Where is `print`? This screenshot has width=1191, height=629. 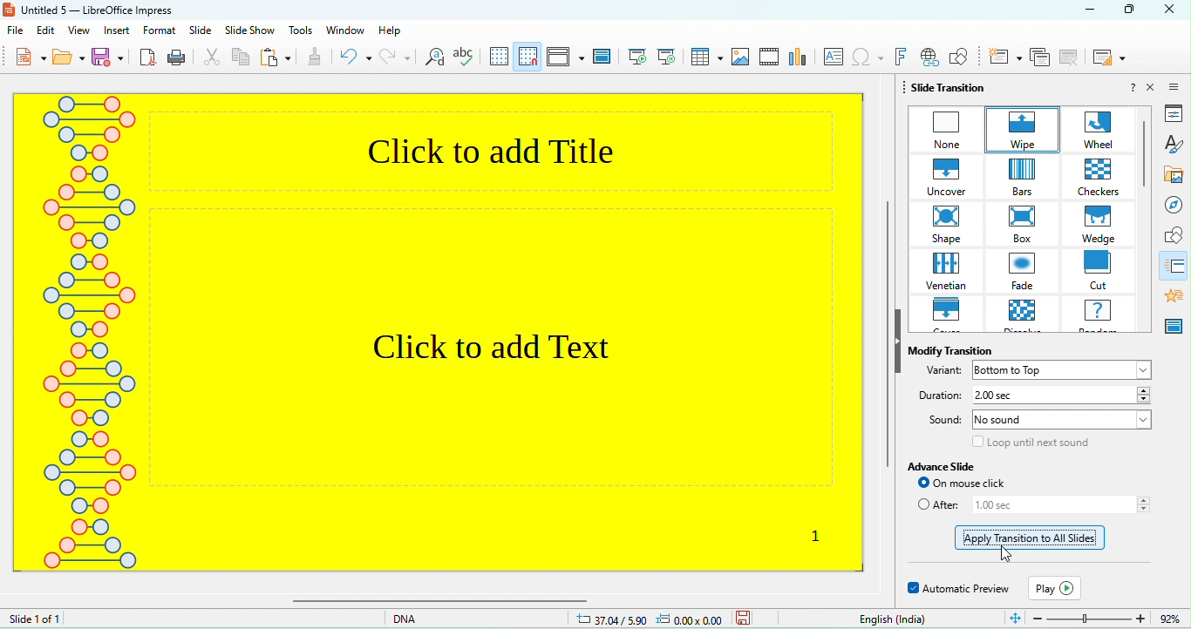 print is located at coordinates (179, 59).